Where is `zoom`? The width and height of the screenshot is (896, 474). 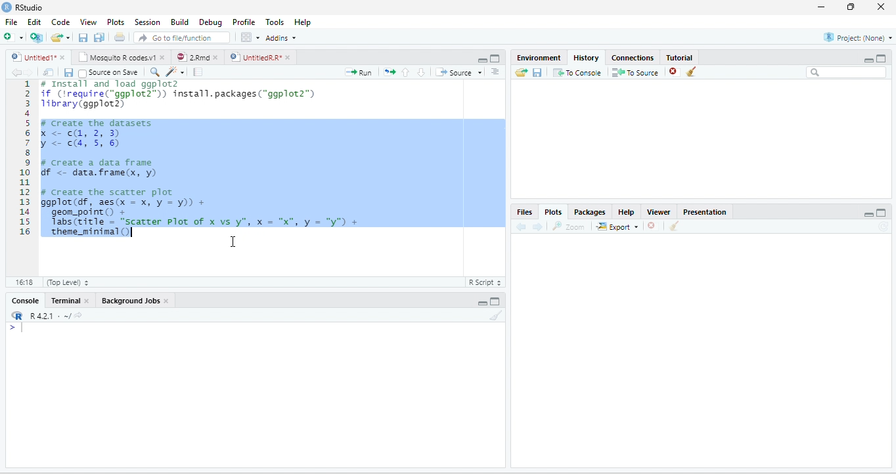
zoom is located at coordinates (569, 226).